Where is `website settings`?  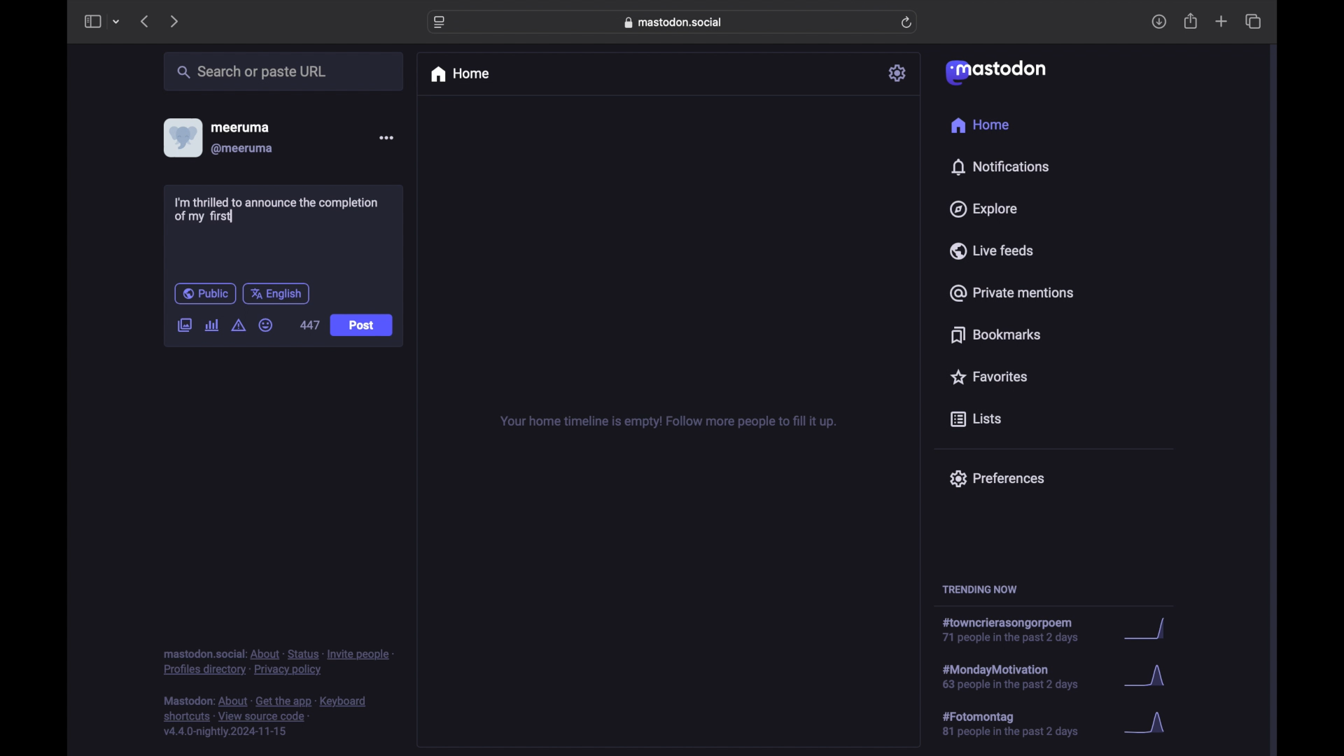 website settings is located at coordinates (440, 23).